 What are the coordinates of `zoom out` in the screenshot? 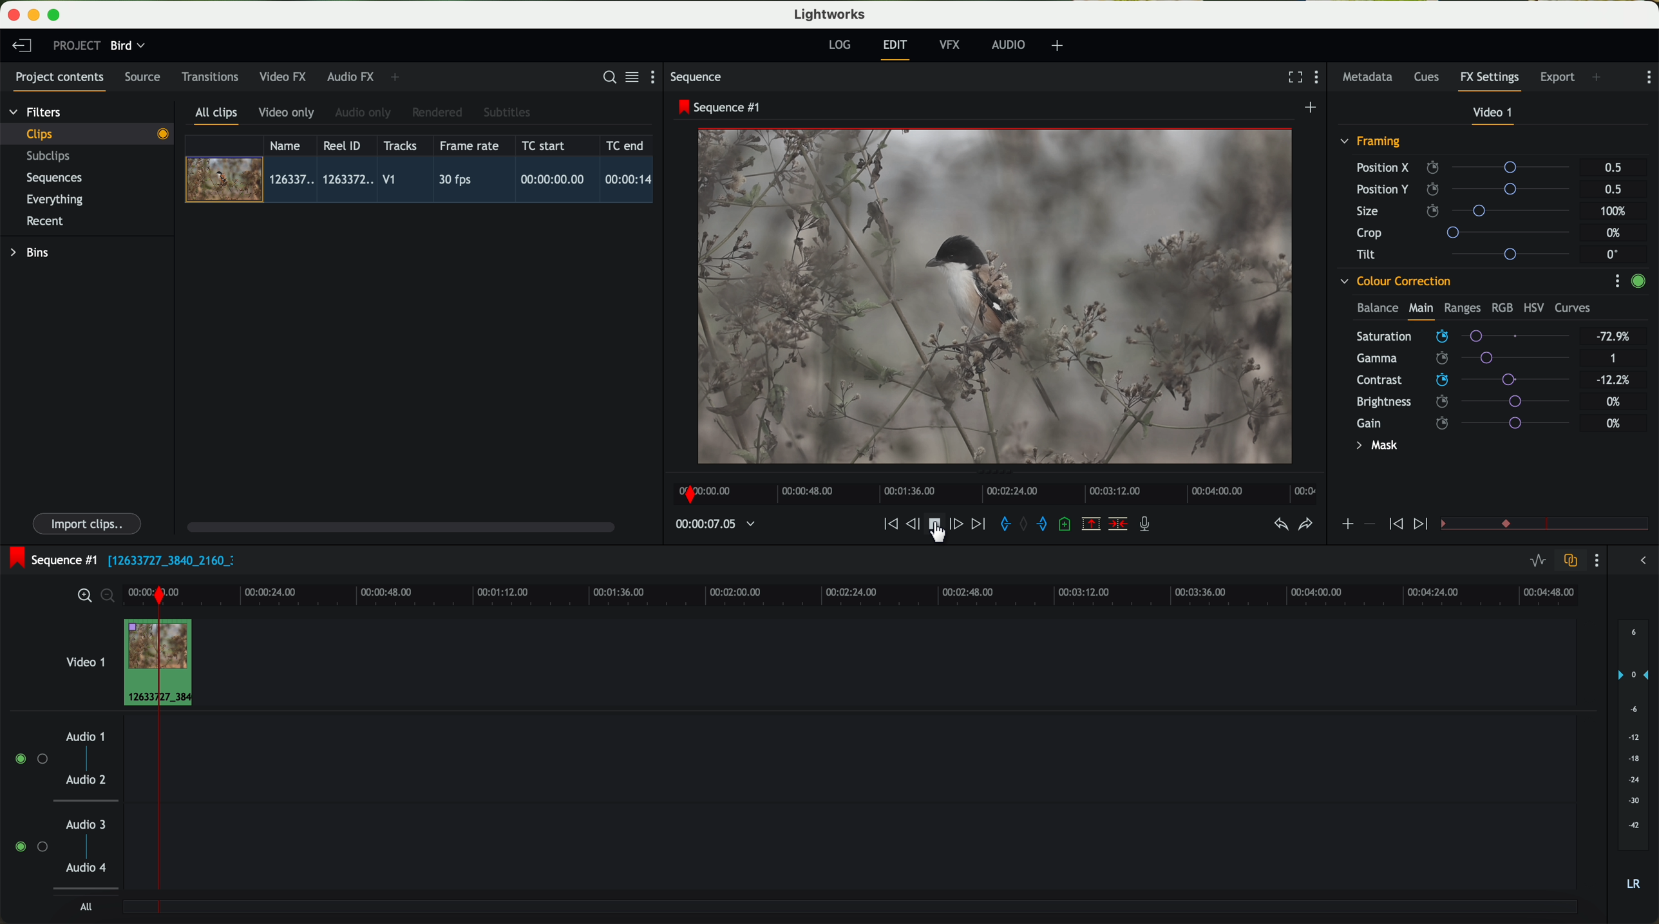 It's located at (109, 598).